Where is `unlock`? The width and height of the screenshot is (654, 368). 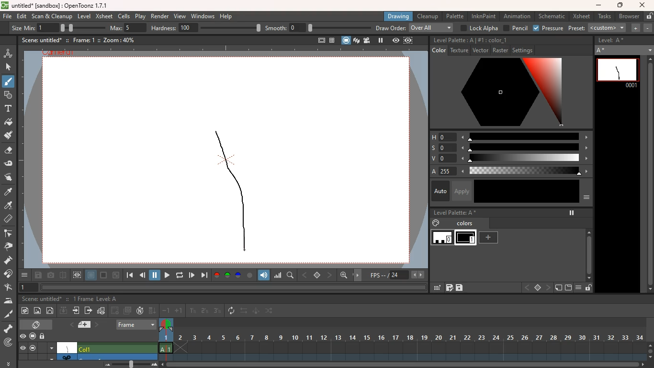
unlock is located at coordinates (44, 336).